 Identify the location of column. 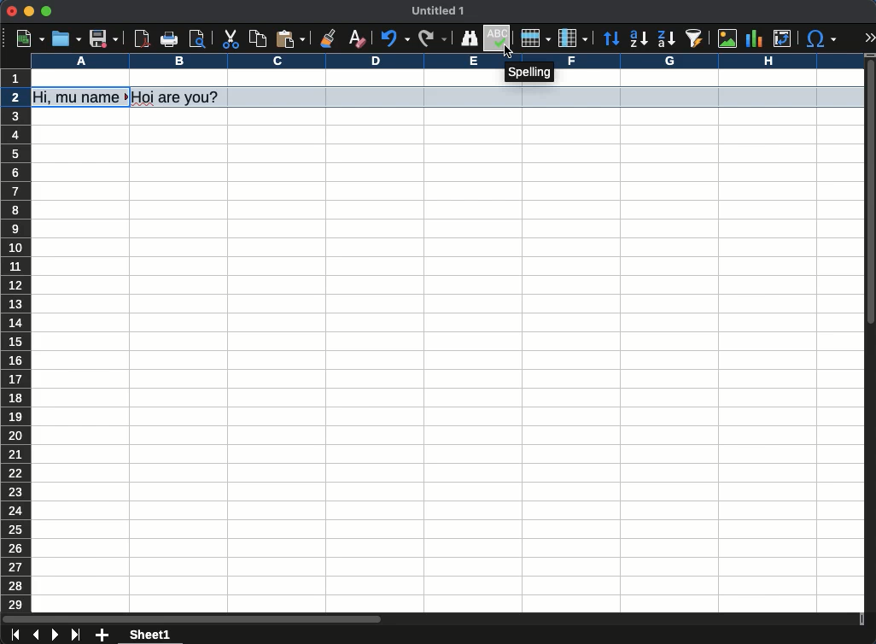
(573, 38).